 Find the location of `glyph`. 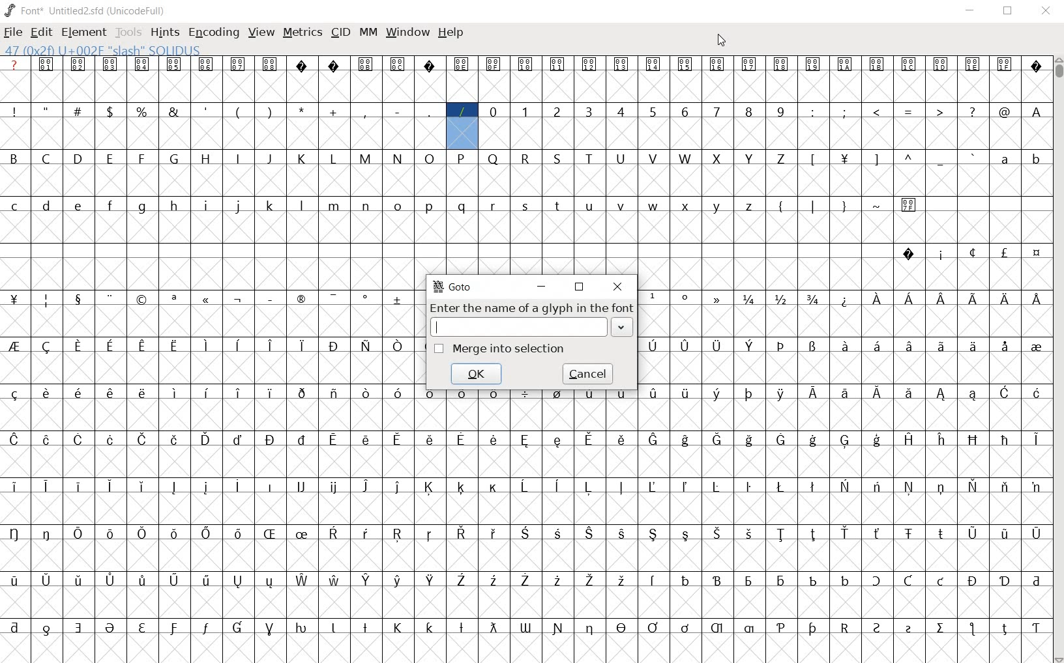

glyph is located at coordinates (142, 628).